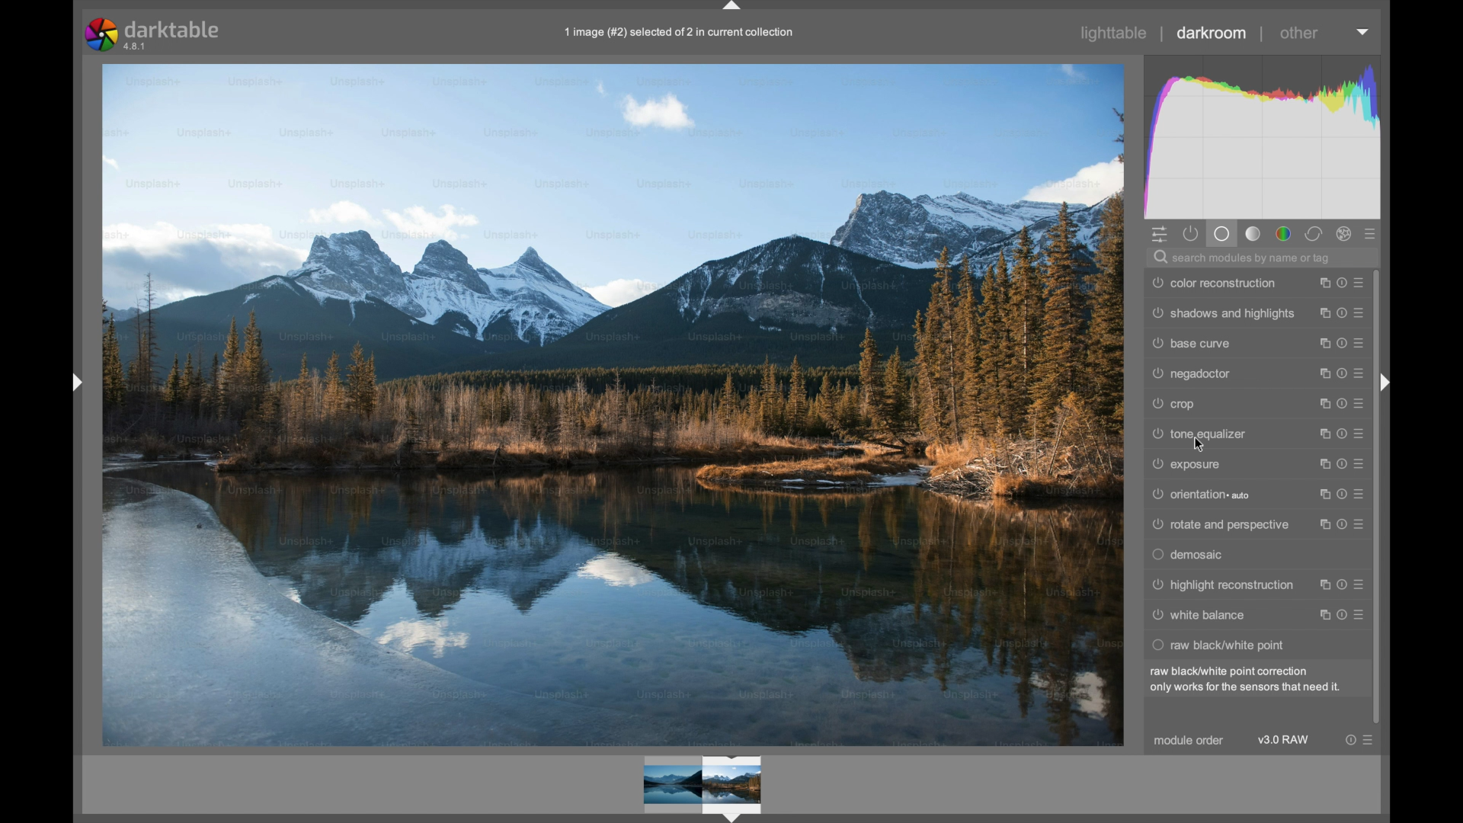  Describe the element at coordinates (1389, 383) in the screenshot. I see `drag handle` at that location.